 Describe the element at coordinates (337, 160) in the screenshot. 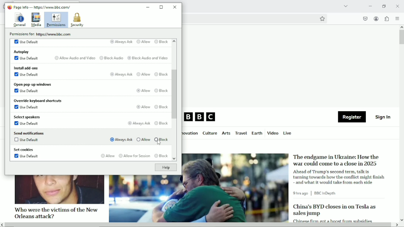

I see `The endgame in Ukraine: How the war could come to a close in 2025` at that location.